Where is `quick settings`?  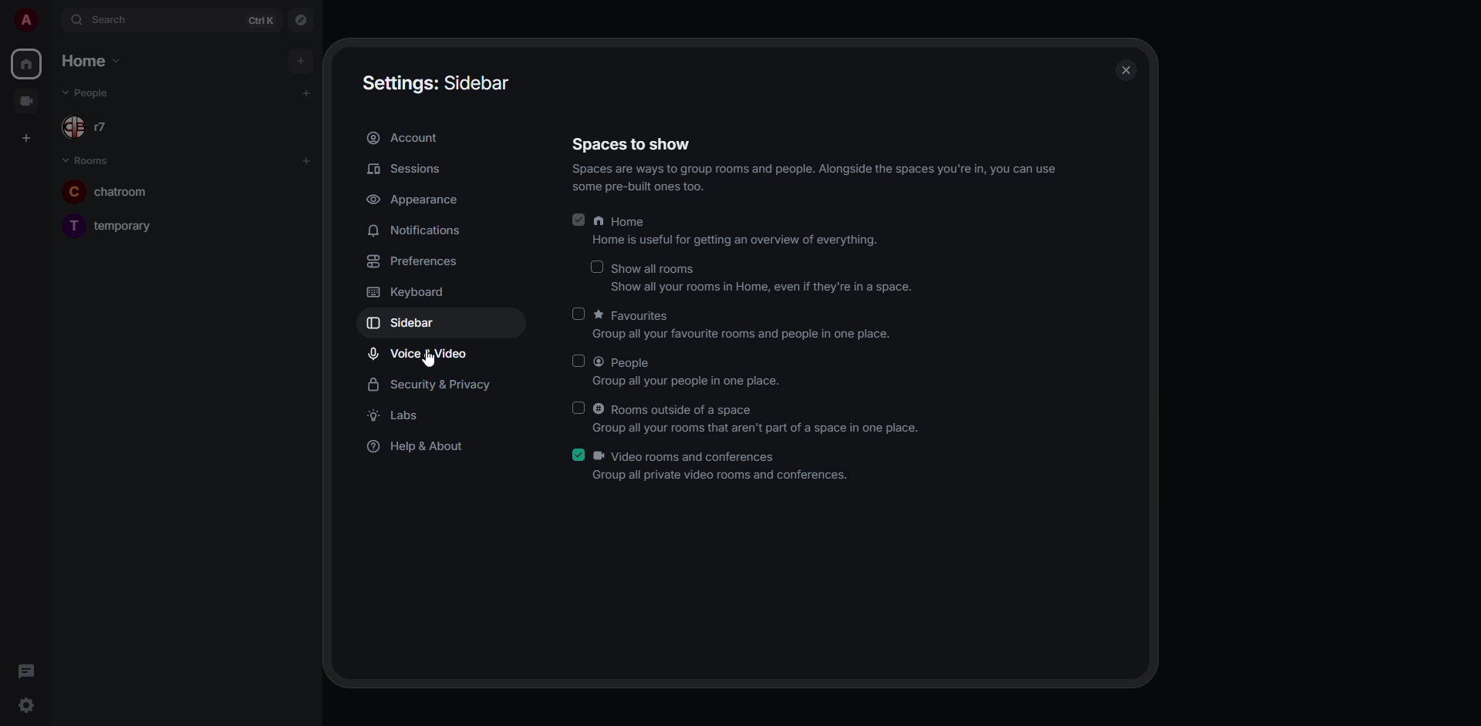
quick settings is located at coordinates (26, 705).